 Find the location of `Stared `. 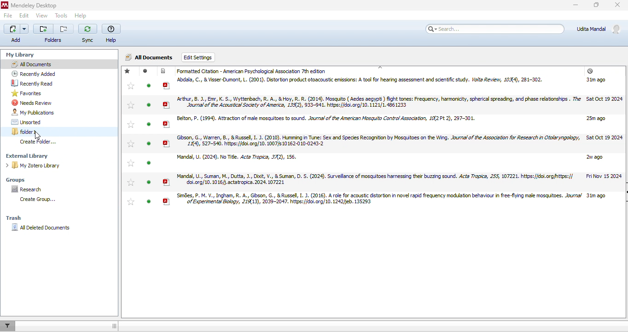

Stared  is located at coordinates (129, 136).